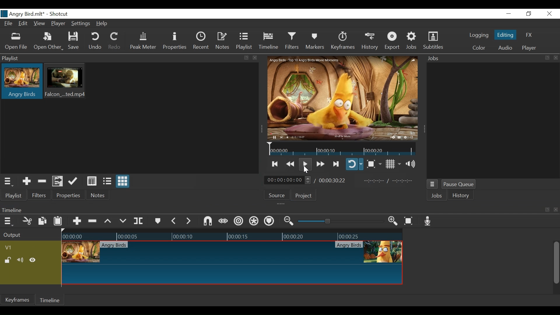  I want to click on Settings, so click(82, 23).